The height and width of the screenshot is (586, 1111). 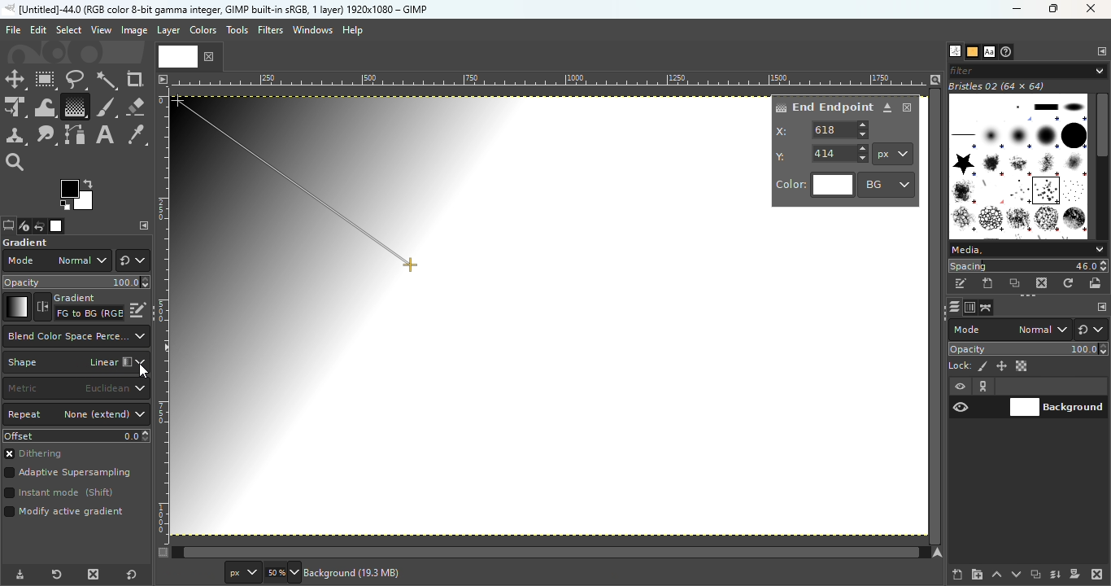 I want to click on Lock position and size, so click(x=1000, y=365).